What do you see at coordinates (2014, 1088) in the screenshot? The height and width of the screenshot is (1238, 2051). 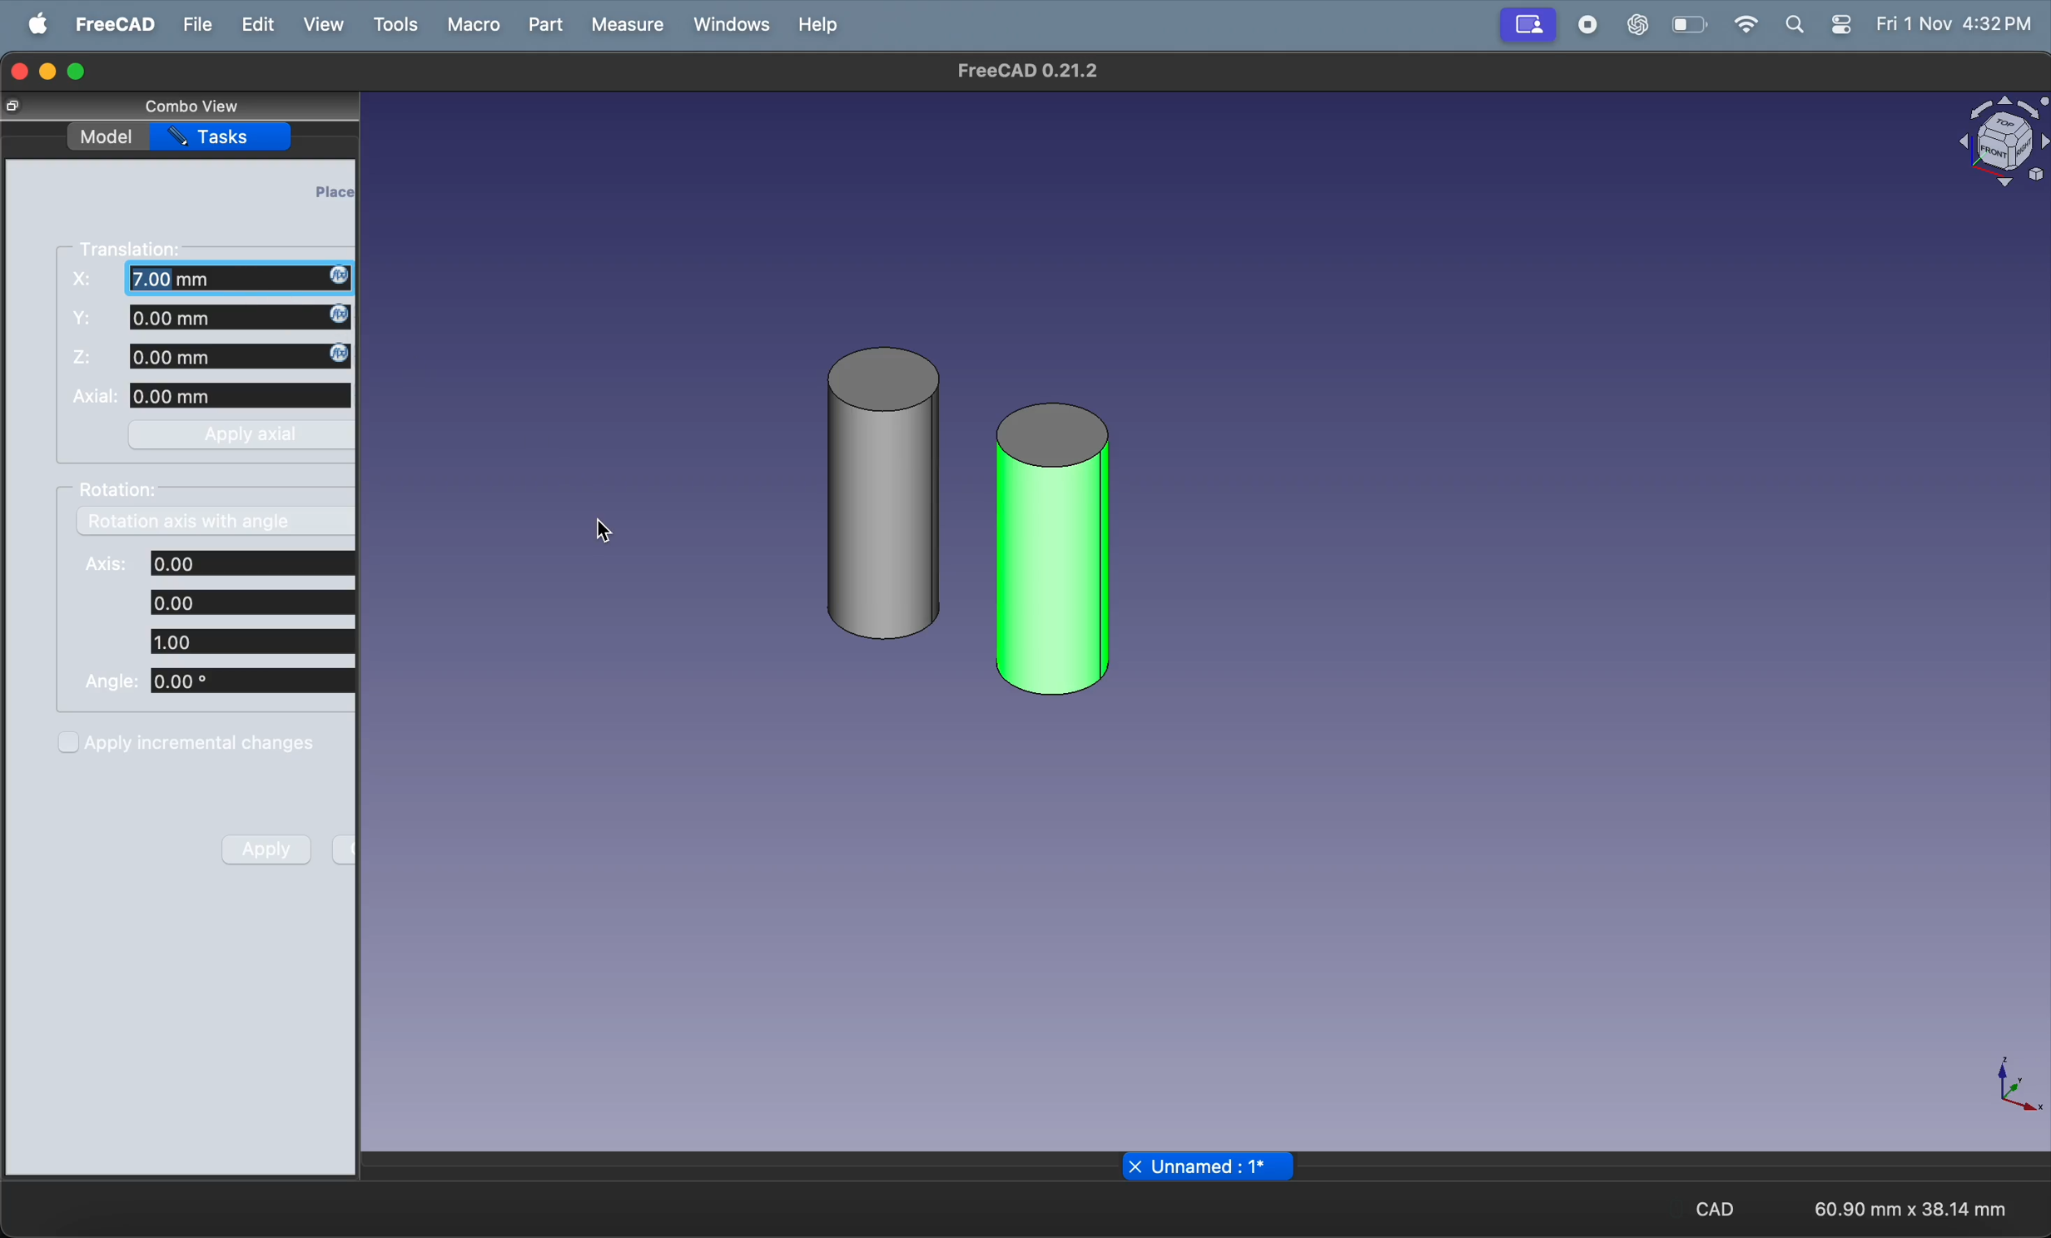 I see `axis` at bounding box center [2014, 1088].